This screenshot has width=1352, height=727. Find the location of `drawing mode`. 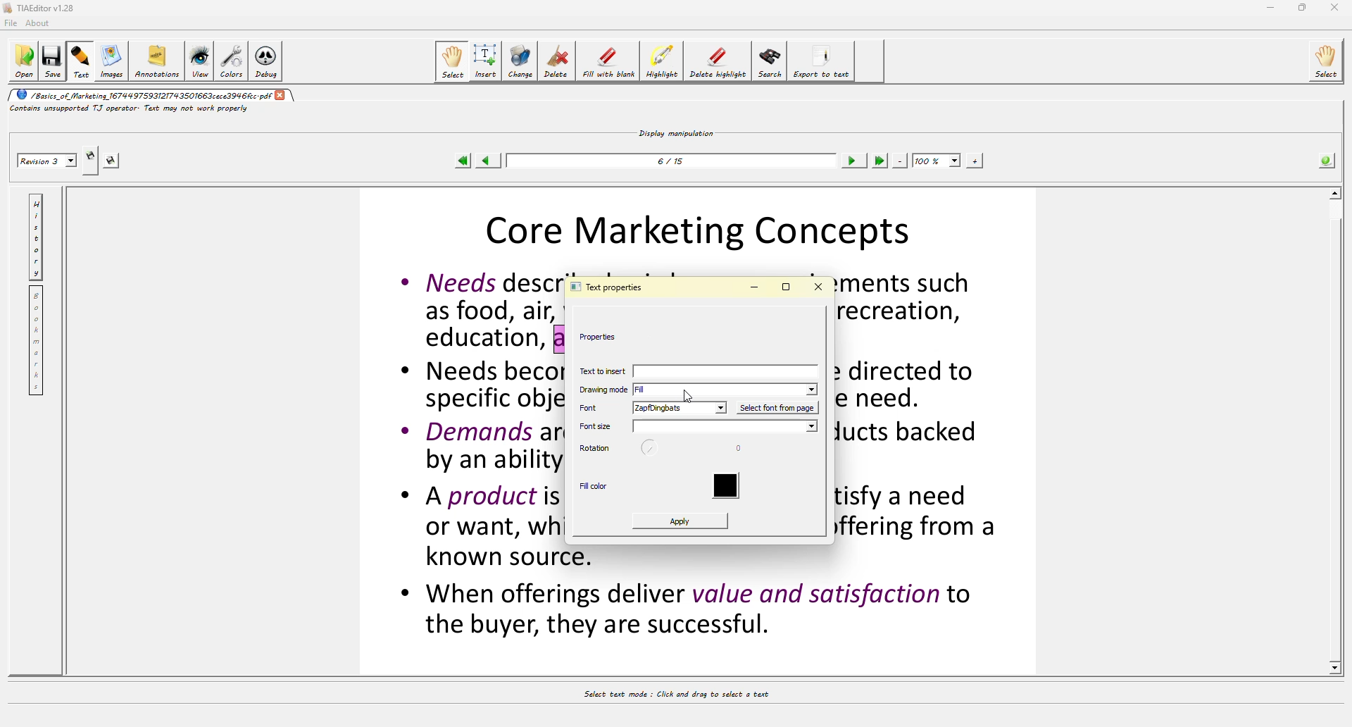

drawing mode is located at coordinates (813, 388).